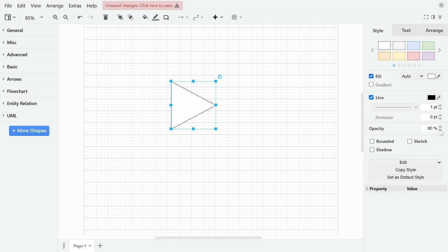  What do you see at coordinates (434, 30) in the screenshot?
I see `Arrange` at bounding box center [434, 30].